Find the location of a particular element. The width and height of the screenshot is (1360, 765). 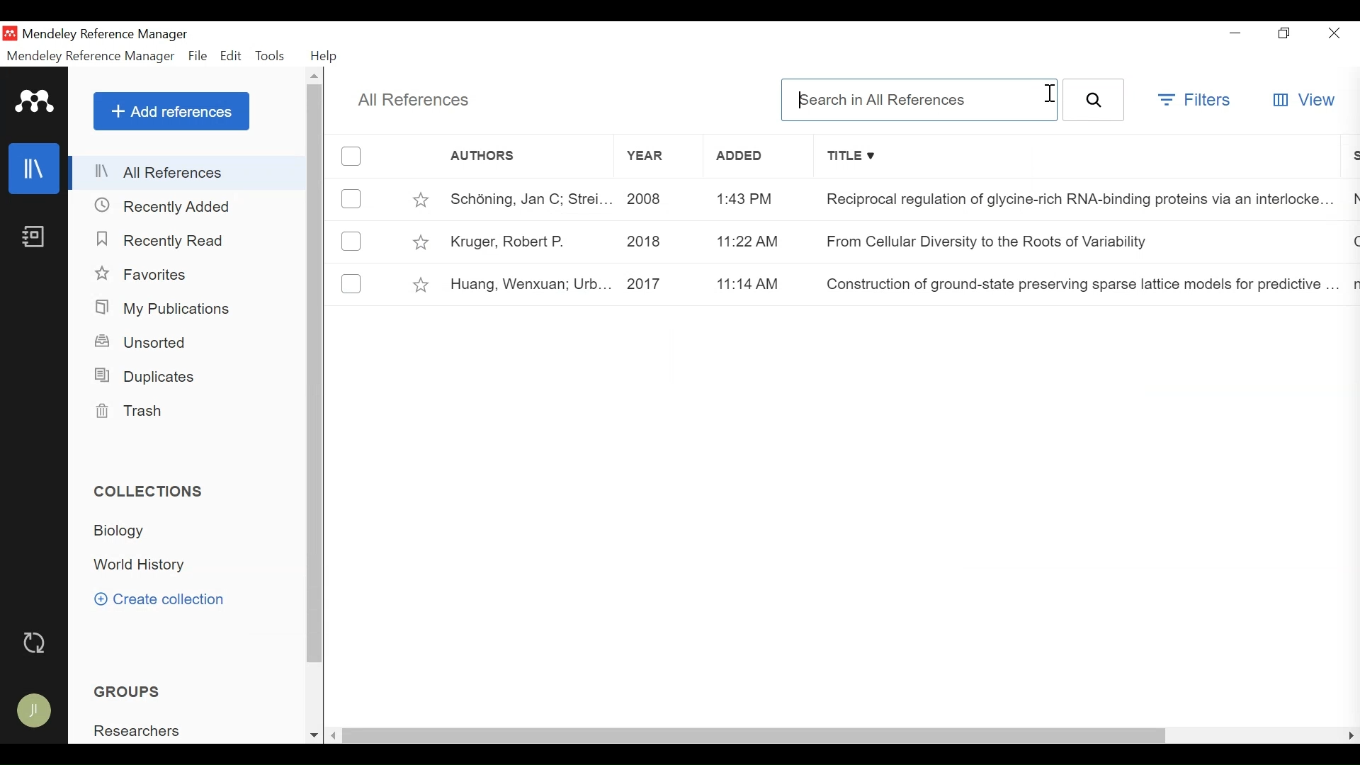

All References is located at coordinates (188, 172).